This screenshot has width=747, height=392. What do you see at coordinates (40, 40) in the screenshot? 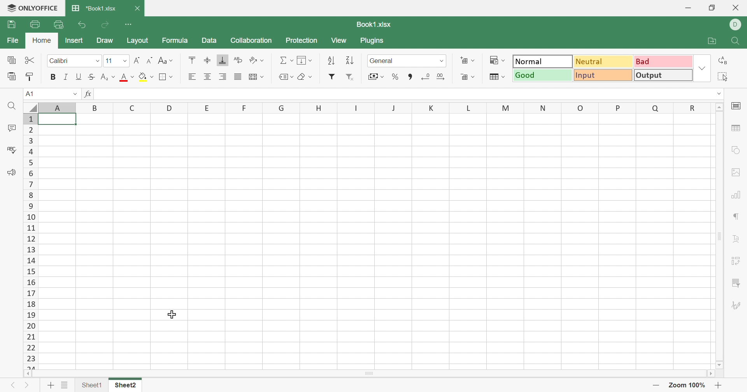
I see `Home` at bounding box center [40, 40].